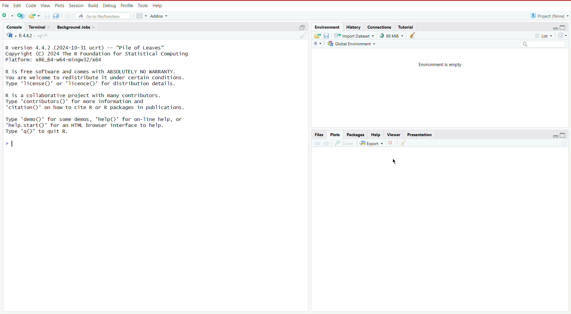 The width and height of the screenshot is (571, 314). I want to click on Save workspace as, so click(328, 35).